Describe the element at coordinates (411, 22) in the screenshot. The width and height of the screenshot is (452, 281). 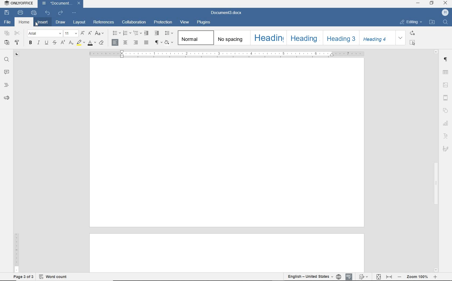
I see `EDITING` at that location.